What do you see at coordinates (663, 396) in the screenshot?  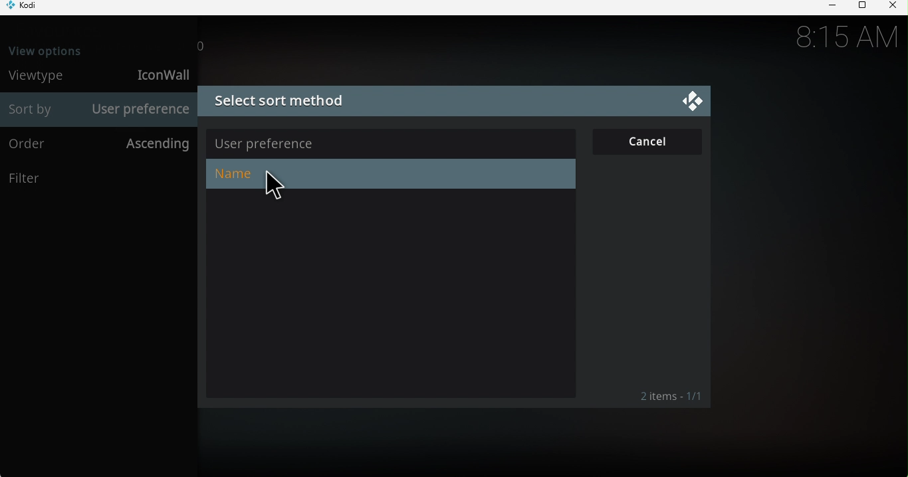 I see `Items` at bounding box center [663, 396].